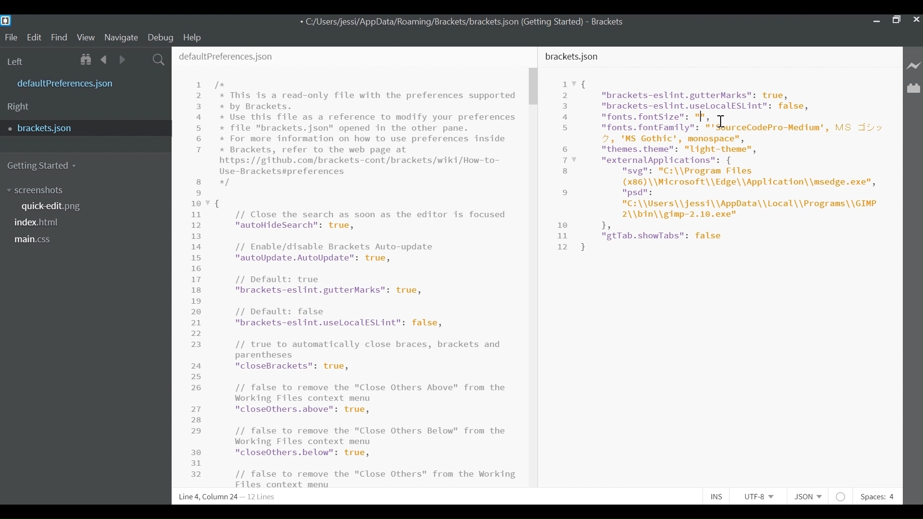 This screenshot has width=923, height=519. What do you see at coordinates (733, 164) in the screenshot?
I see `"brackets-eslint.gutterMarks": true,
"brackets-eslint.uselocalESLint": false,
"fonts. fontSize": an,
"fonts. fontFamily": "'SourceCodePro-Medium', MS Jv
4, 'MS Gothic', monospace",
"themes. theme": "light-theme",
"externalApplications": {
"svg": "C:\\Program Files
(x86) \\Microsoft\\Edge\\Application\\msedge.exe",
psd:
"C:\\Users\\jessi\\AppData\\Local\\Programs\\GIMP
2\\bin\\gimp-2.10.exe"
1,
"gtTab.showTabs": false` at bounding box center [733, 164].